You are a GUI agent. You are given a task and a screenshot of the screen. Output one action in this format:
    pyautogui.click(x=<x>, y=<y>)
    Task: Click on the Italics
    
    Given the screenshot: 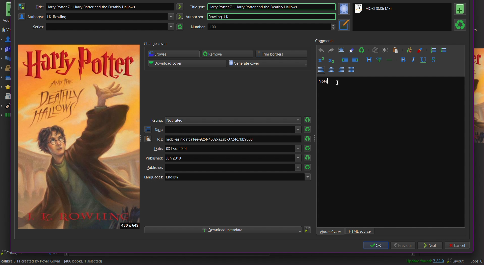 What is the action you would take?
    pyautogui.click(x=414, y=60)
    